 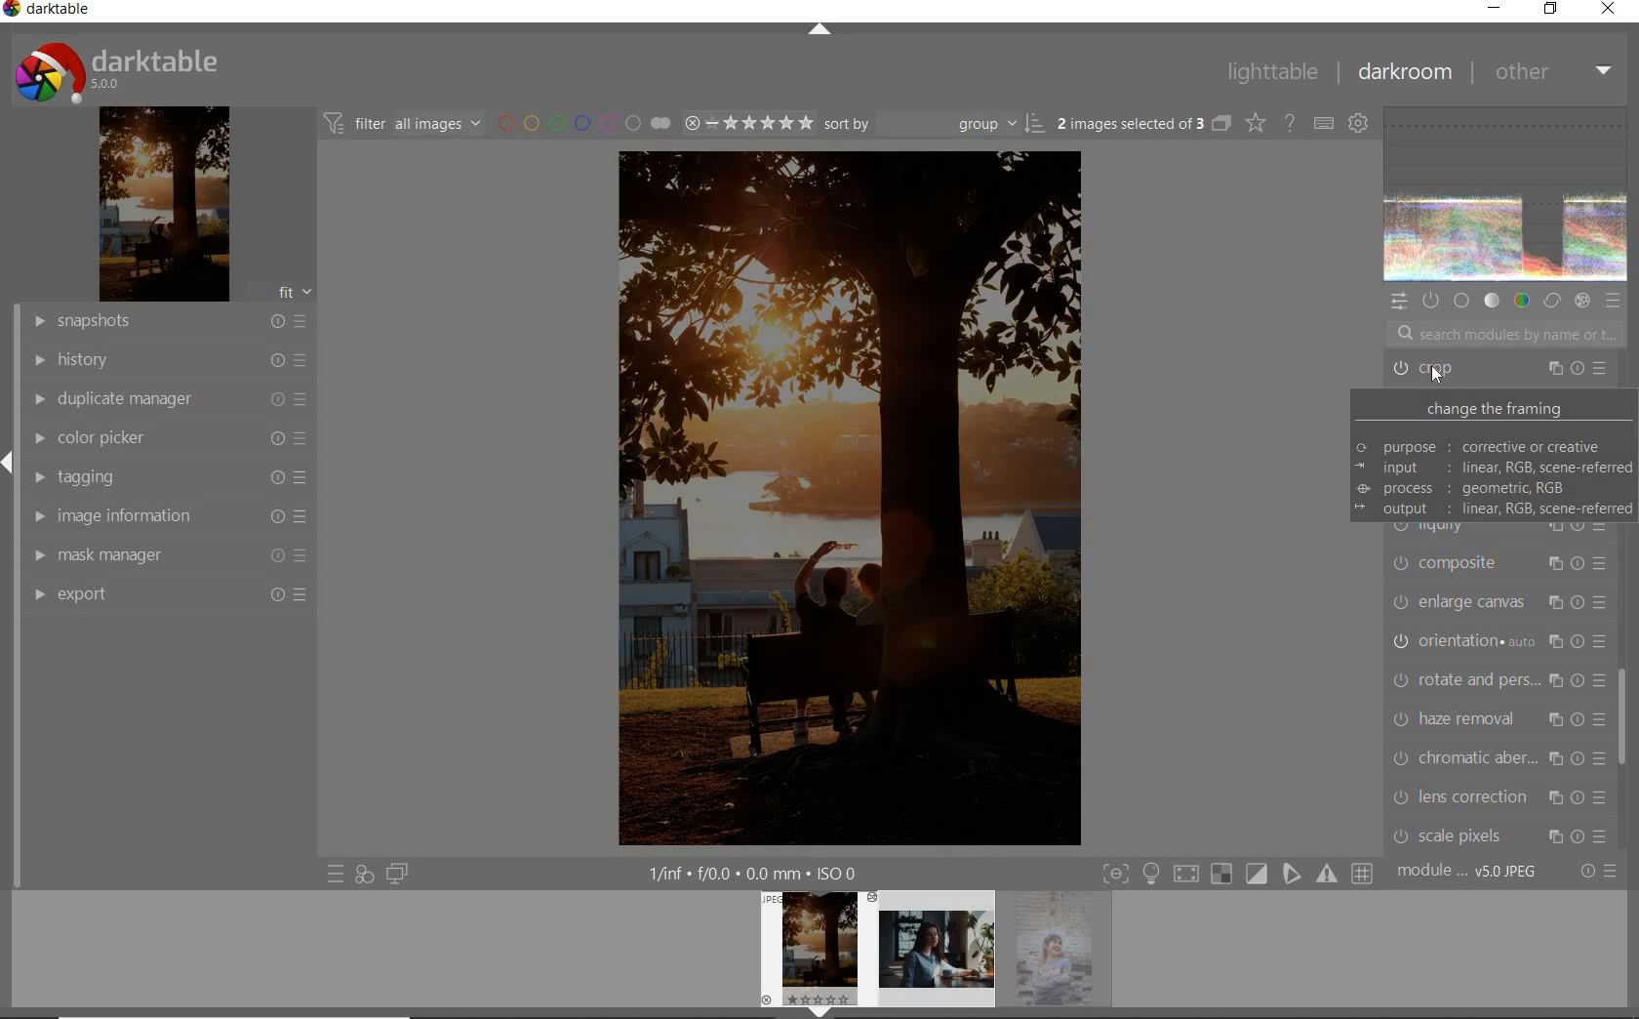 What do you see at coordinates (1255, 122) in the screenshot?
I see `change type of overlay` at bounding box center [1255, 122].